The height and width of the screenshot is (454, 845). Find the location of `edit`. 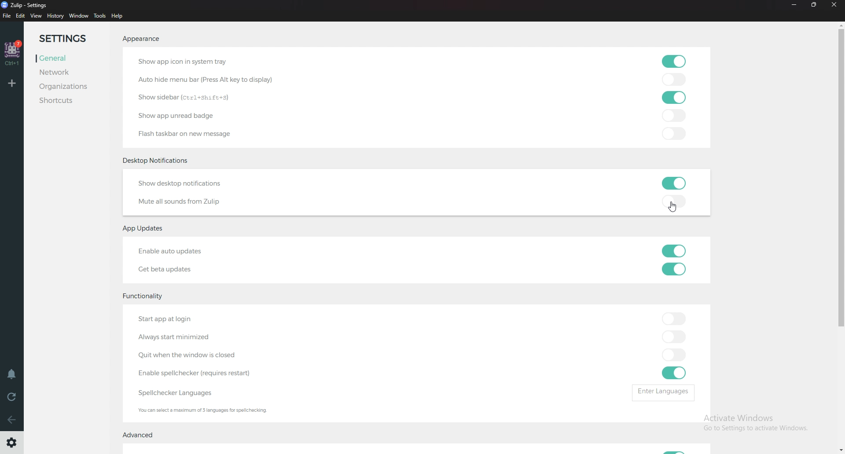

edit is located at coordinates (22, 15).